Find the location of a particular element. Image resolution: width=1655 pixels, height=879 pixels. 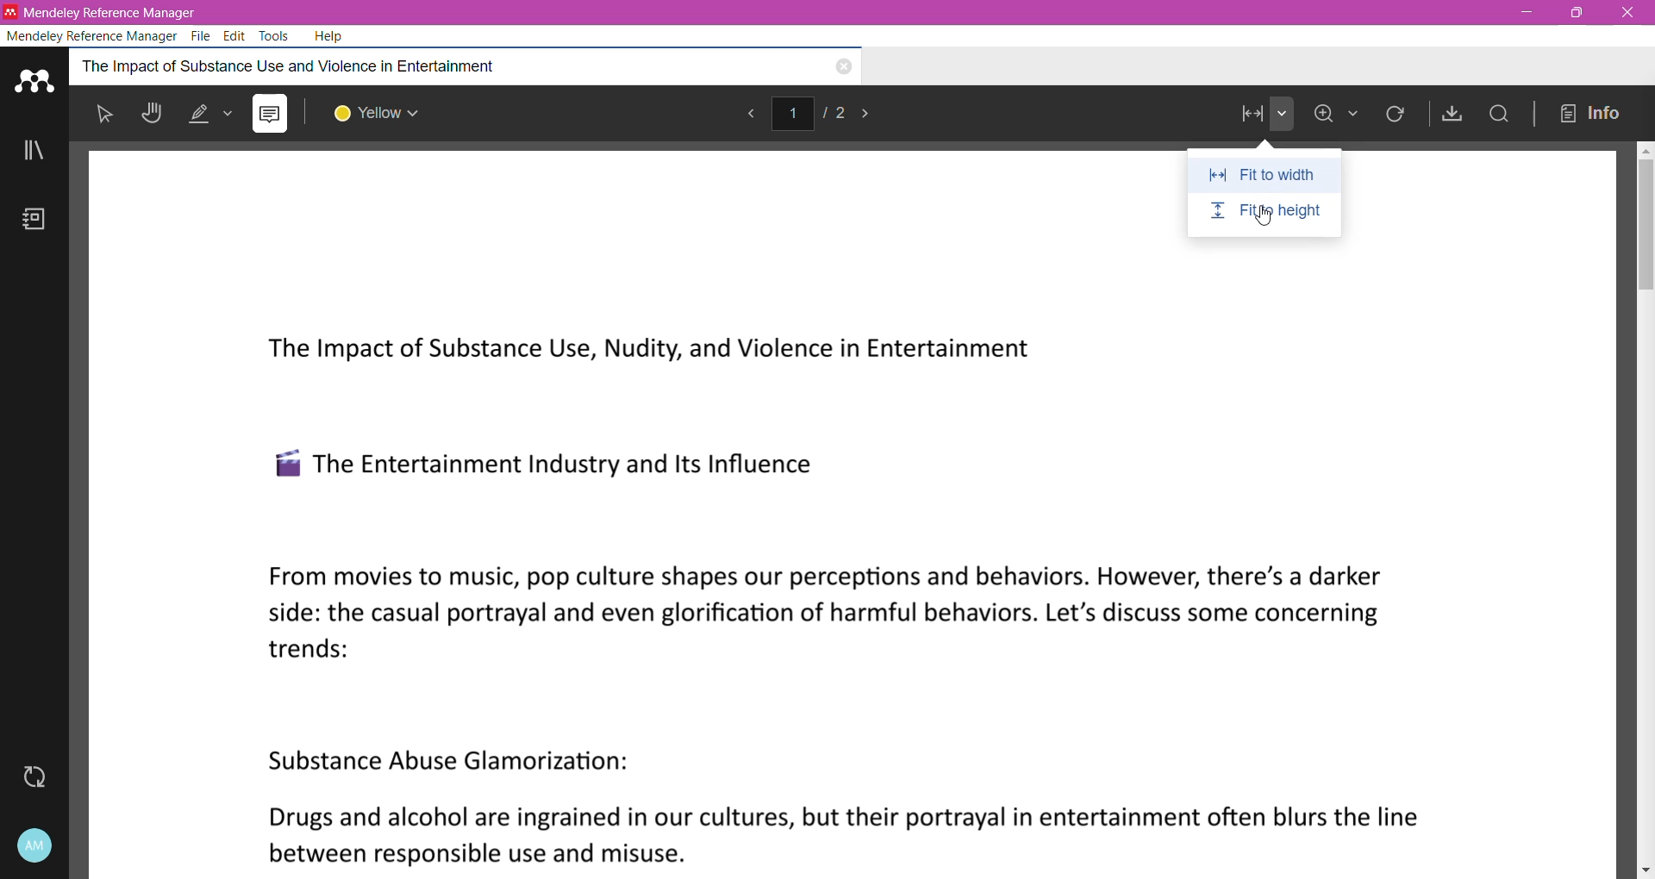

cursor is located at coordinates (1266, 223).